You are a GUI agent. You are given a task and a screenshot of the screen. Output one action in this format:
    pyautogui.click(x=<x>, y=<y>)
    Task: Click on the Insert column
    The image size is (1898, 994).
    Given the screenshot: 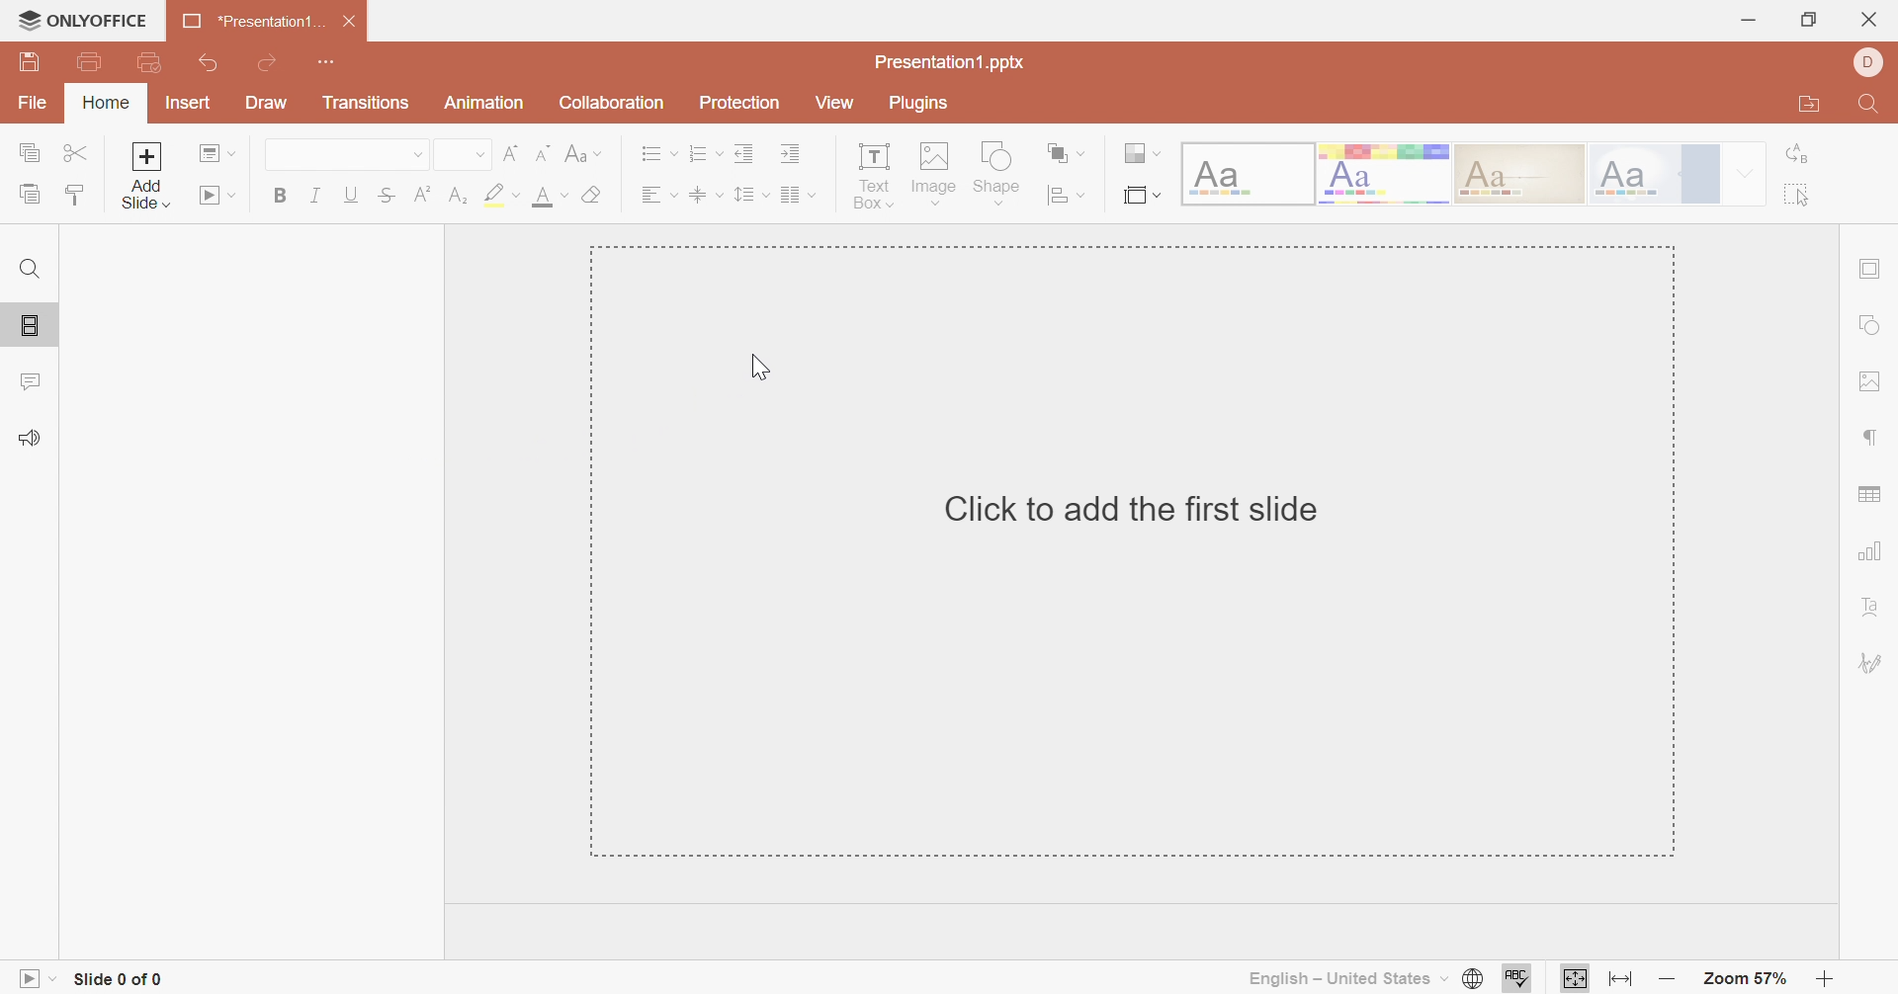 What is the action you would take?
    pyautogui.click(x=790, y=198)
    